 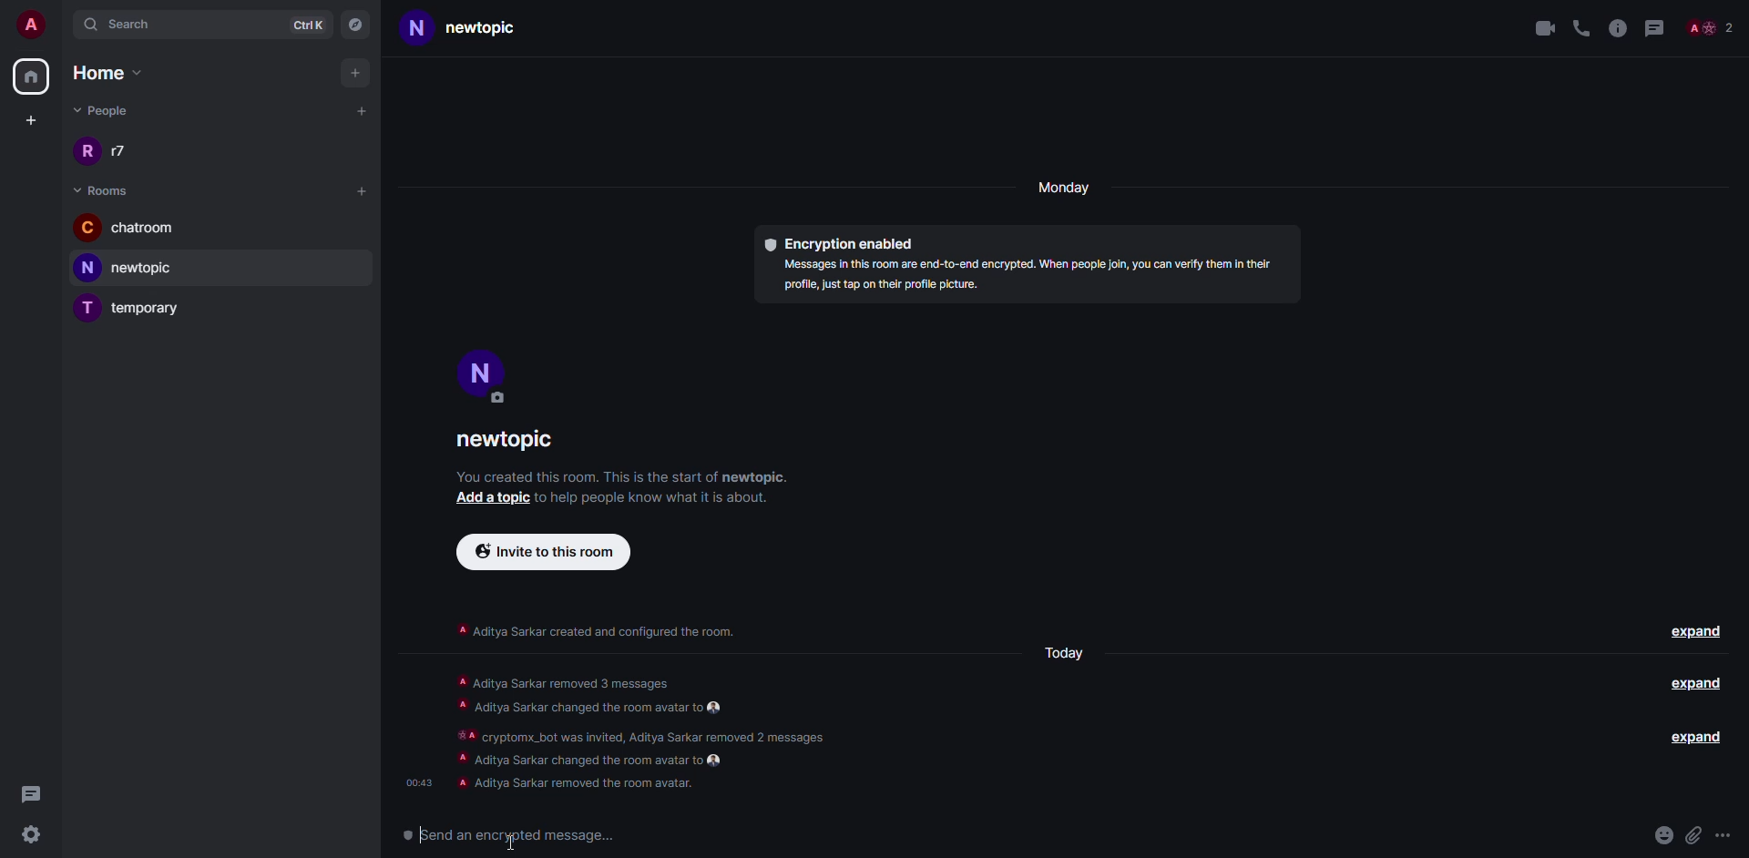 I want to click on people, so click(x=105, y=110).